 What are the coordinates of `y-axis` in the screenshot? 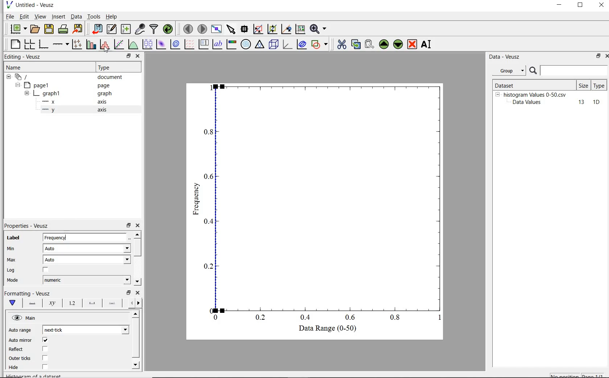 It's located at (50, 110).